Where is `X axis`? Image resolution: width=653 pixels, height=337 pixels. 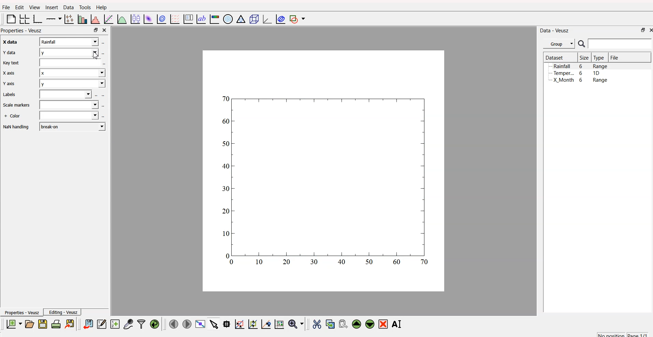
X axis is located at coordinates (10, 73).